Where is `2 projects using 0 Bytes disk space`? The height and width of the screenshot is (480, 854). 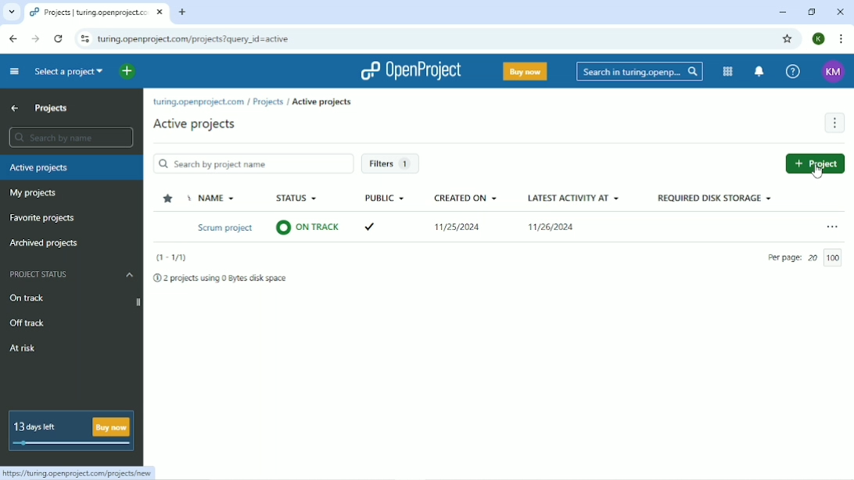 2 projects using 0 Bytes disk space is located at coordinates (222, 278).